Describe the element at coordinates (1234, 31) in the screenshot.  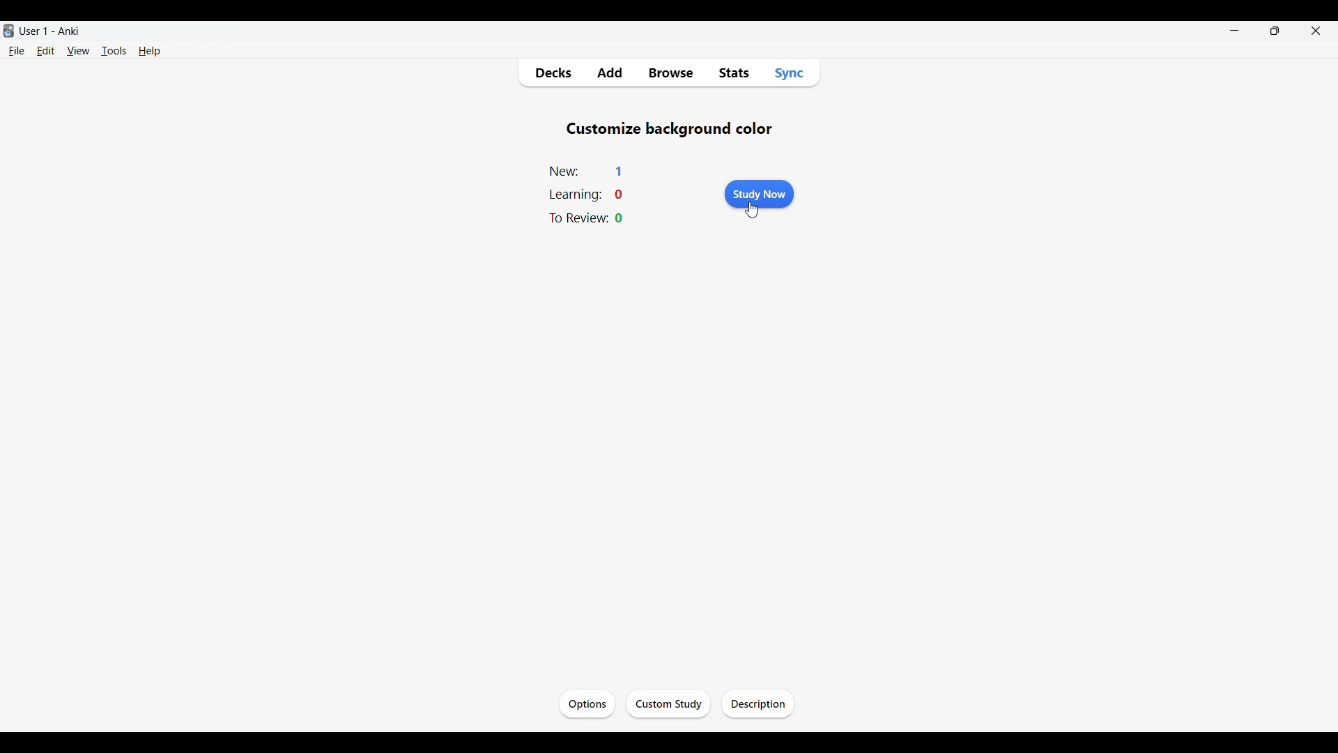
I see `Minimize` at that location.